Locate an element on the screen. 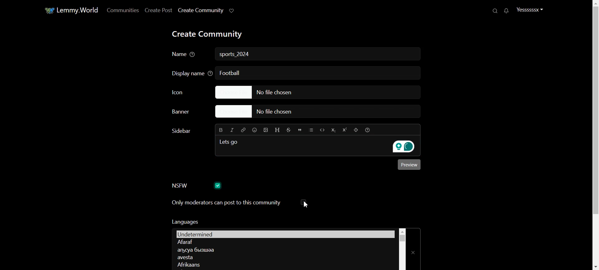  Only moderators can post to this community is located at coordinates (239, 203).